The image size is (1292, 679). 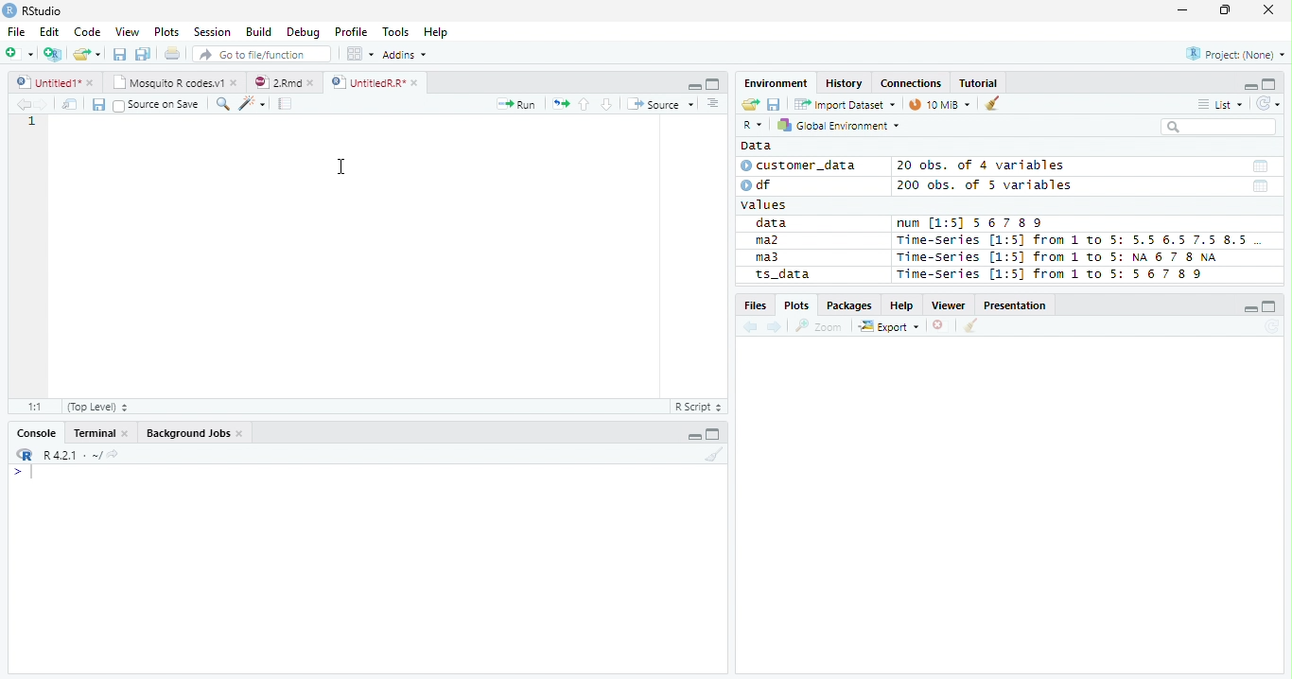 I want to click on Compile Report, so click(x=286, y=104).